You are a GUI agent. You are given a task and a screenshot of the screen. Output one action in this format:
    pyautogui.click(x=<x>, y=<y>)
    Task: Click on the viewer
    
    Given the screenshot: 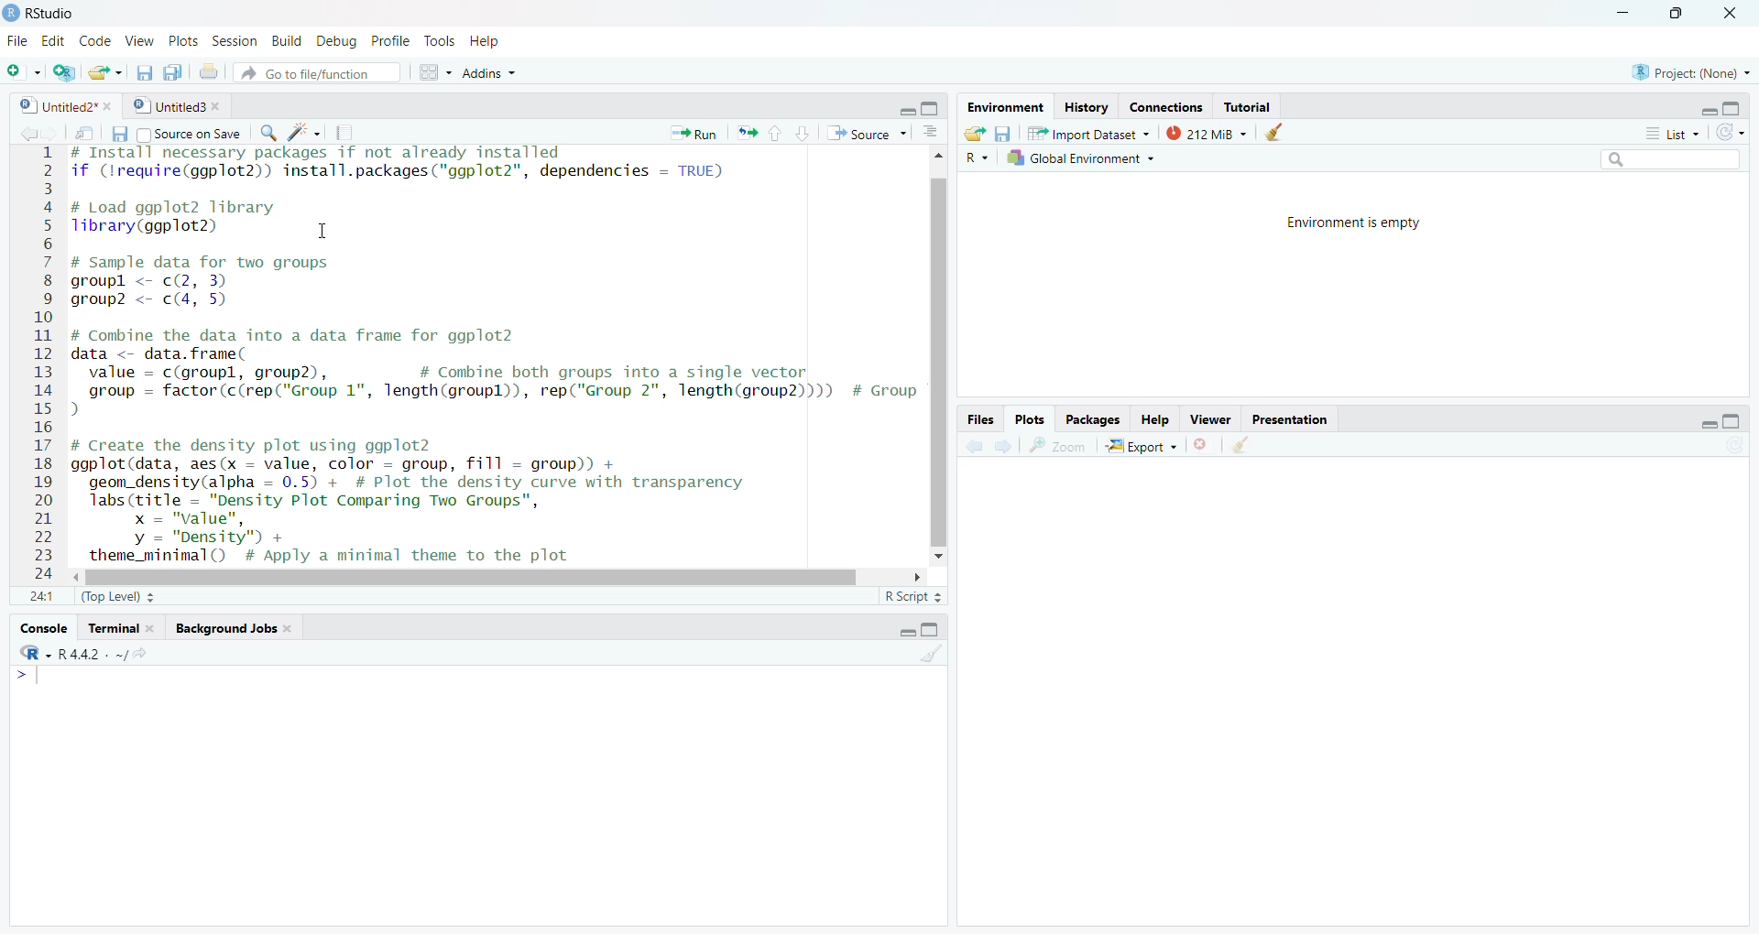 What is the action you would take?
    pyautogui.click(x=1208, y=418)
    